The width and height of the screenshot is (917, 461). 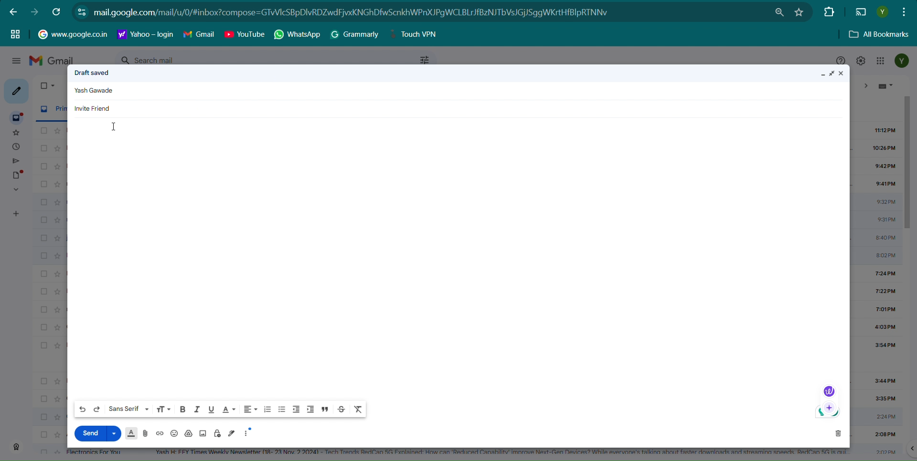 I want to click on Italic, so click(x=196, y=409).